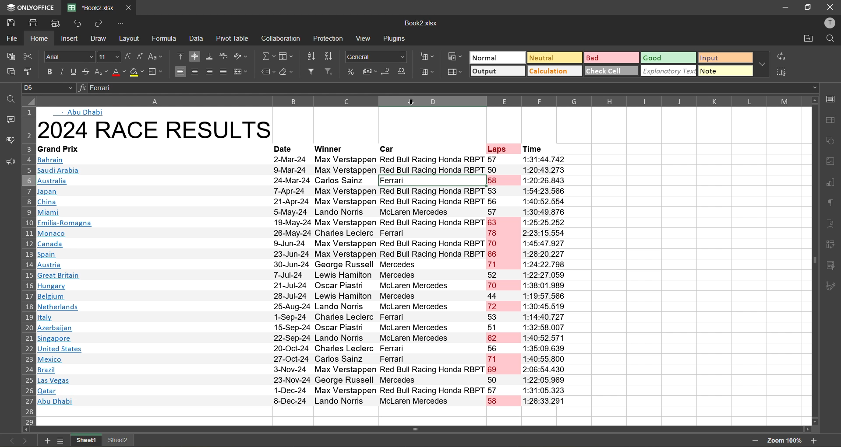 The image size is (841, 447). I want to click on close, so click(830, 8).